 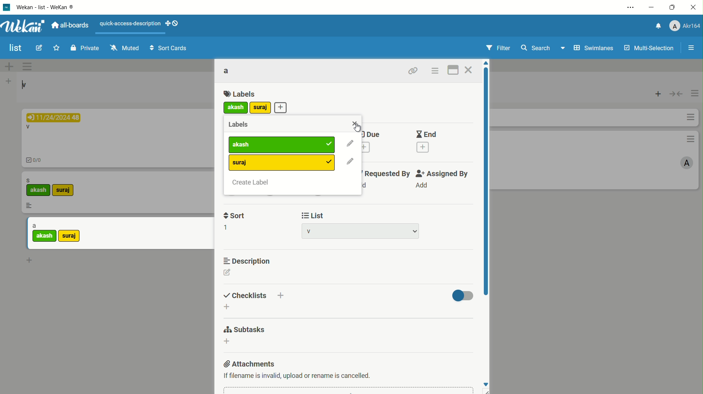 What do you see at coordinates (63, 190) in the screenshot?
I see `suraj` at bounding box center [63, 190].